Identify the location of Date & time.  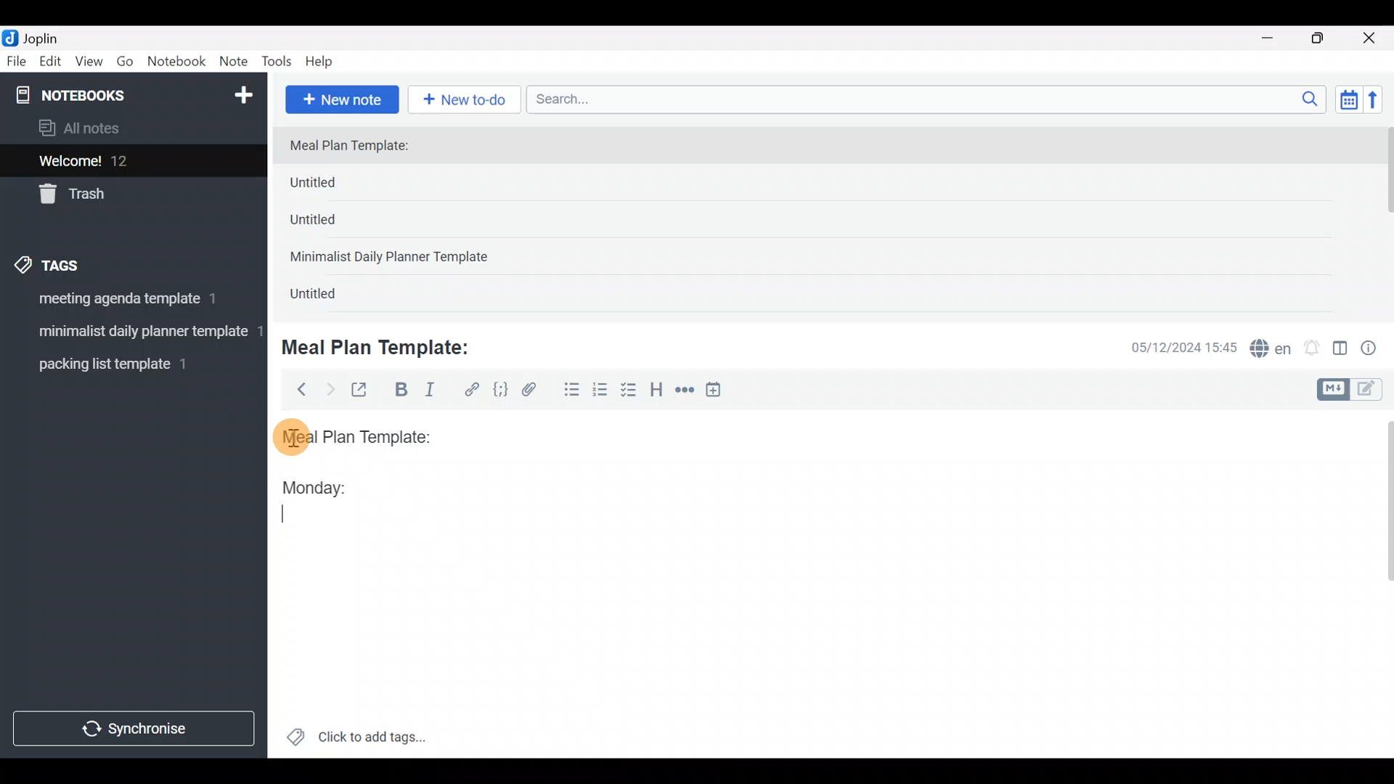
(1173, 347).